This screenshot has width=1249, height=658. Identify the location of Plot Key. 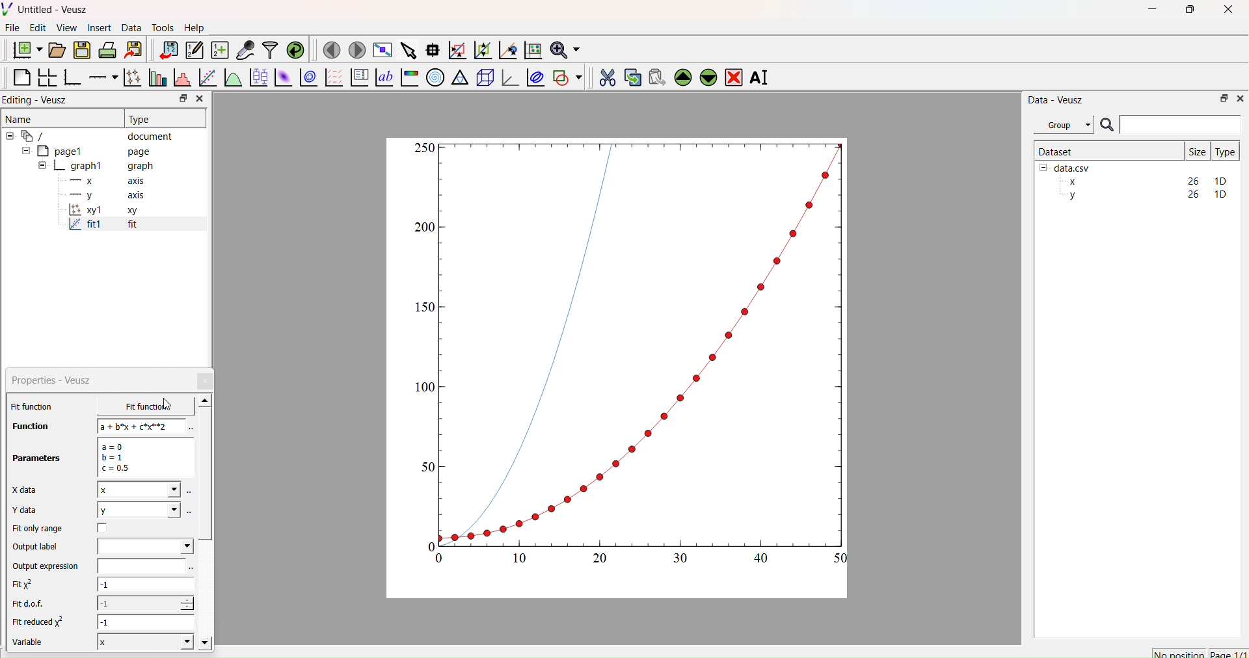
(359, 77).